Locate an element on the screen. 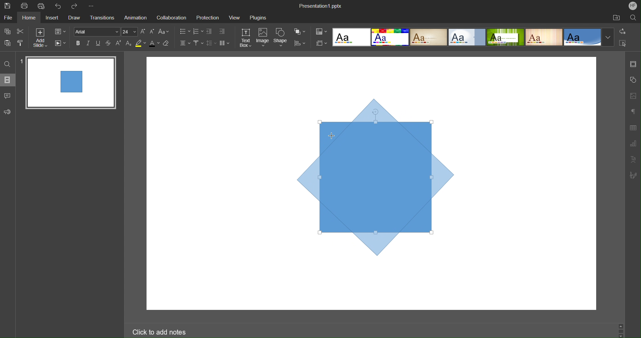 This screenshot has height=338, width=641. Draw is located at coordinates (74, 17).